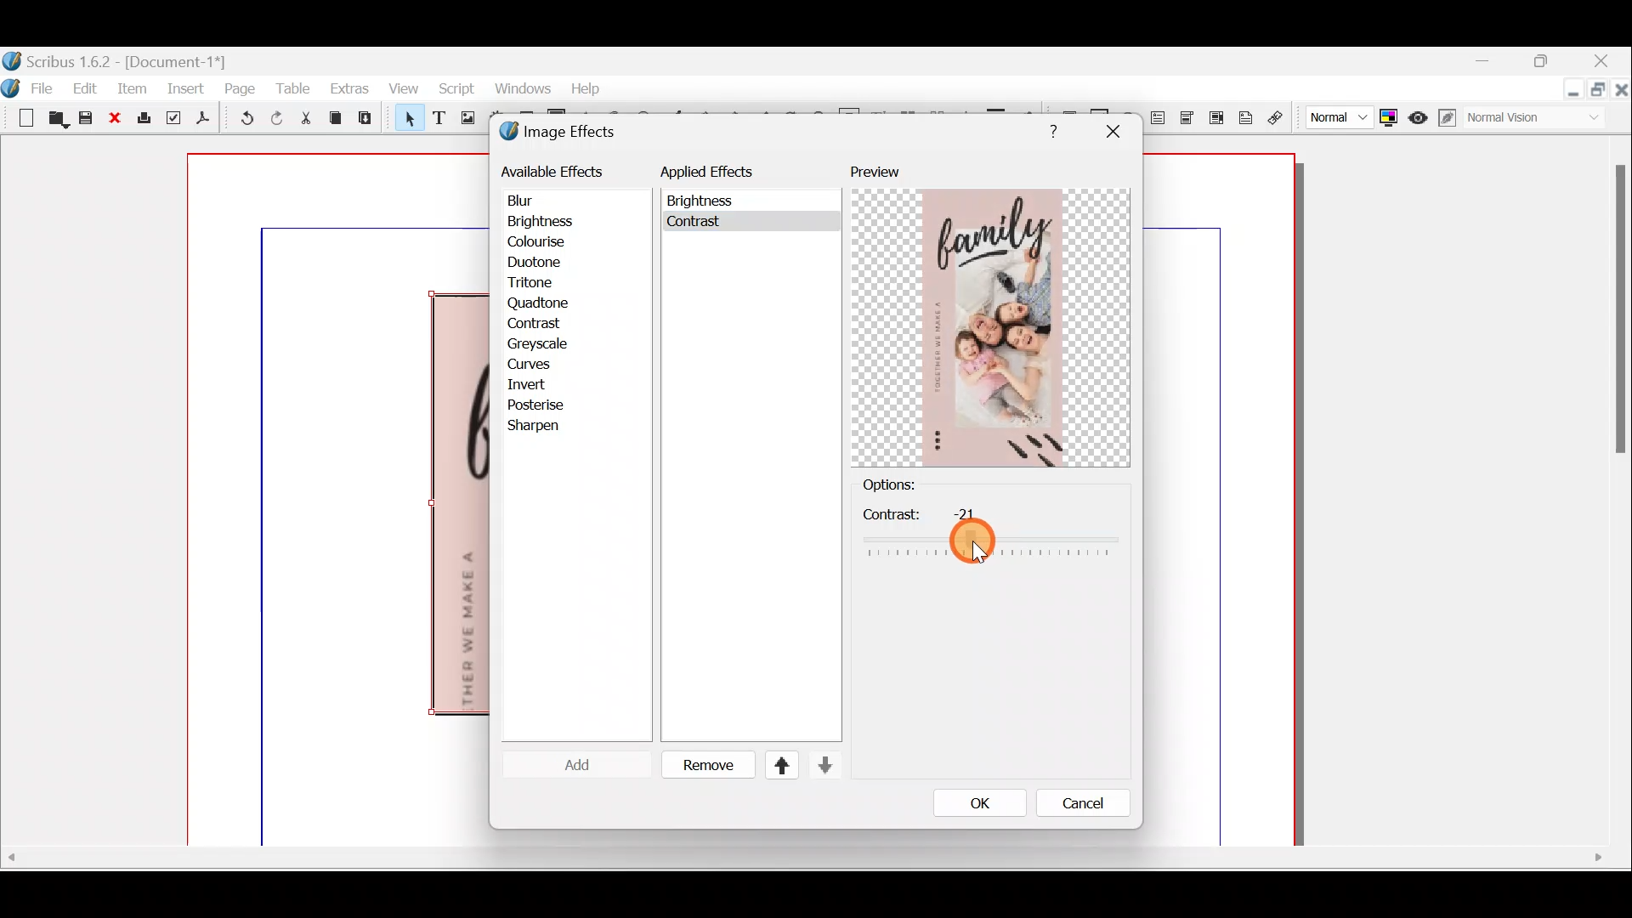 This screenshot has width=1632, height=918. What do you see at coordinates (1622, 93) in the screenshot?
I see `Close` at bounding box center [1622, 93].